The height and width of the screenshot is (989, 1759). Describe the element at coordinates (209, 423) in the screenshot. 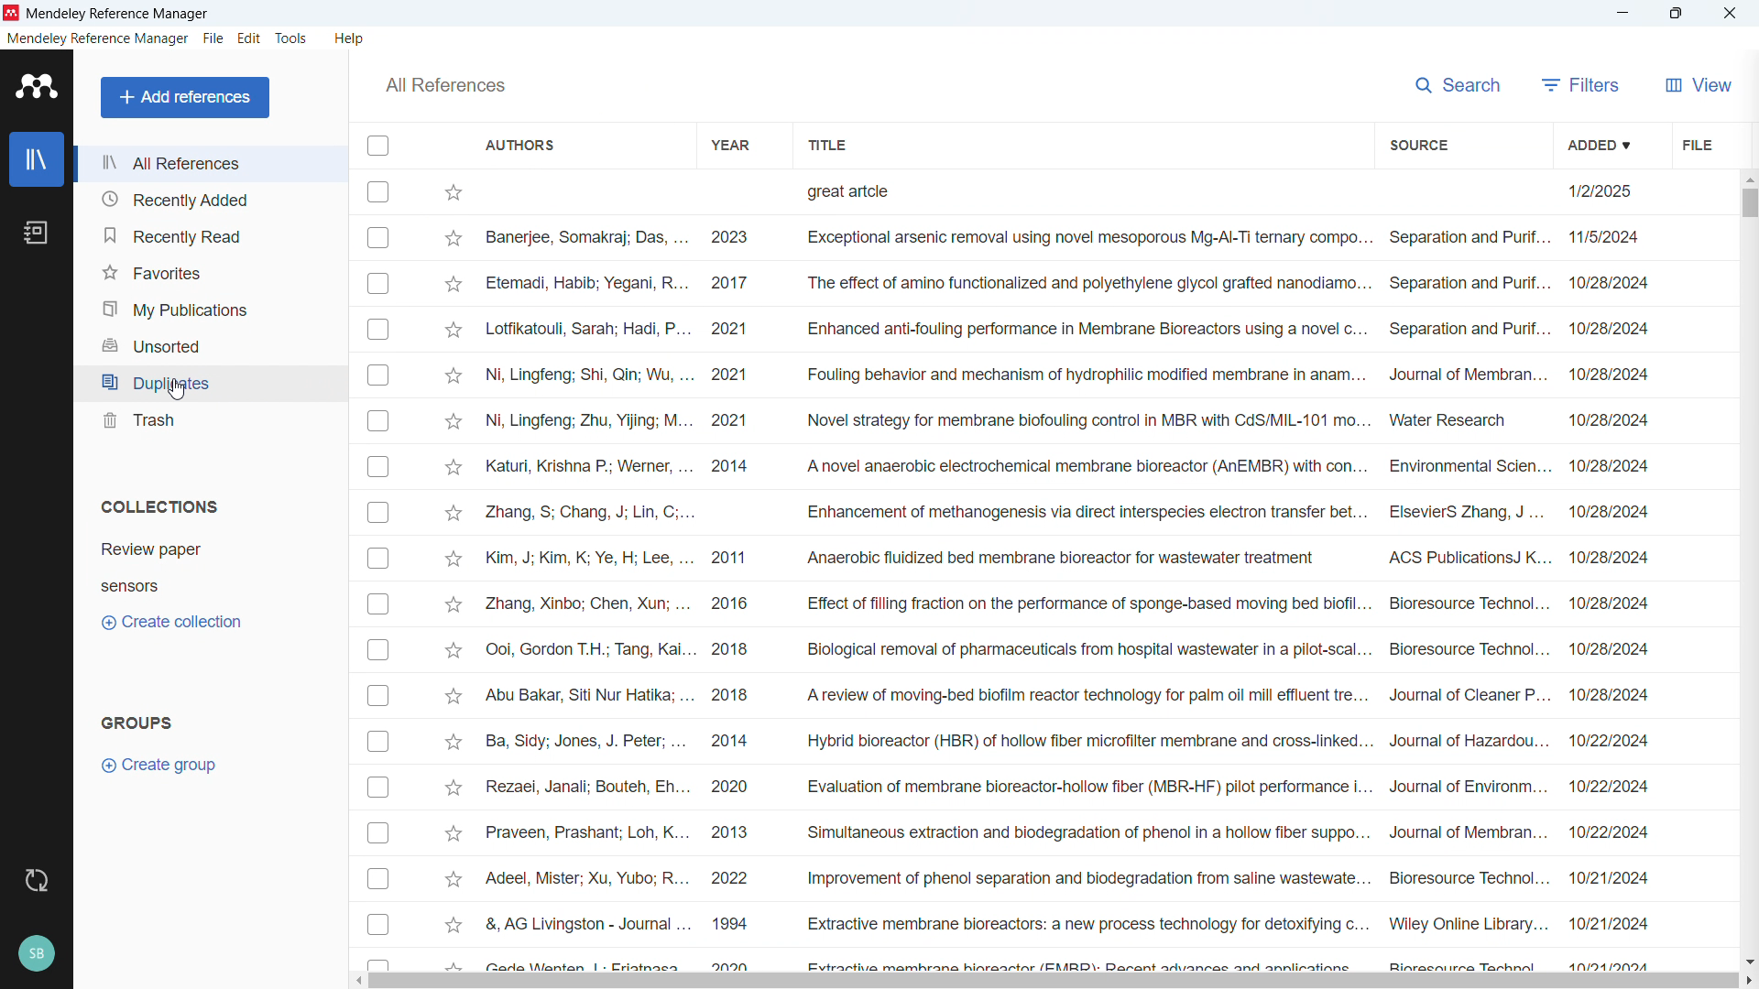

I see `trash ` at that location.